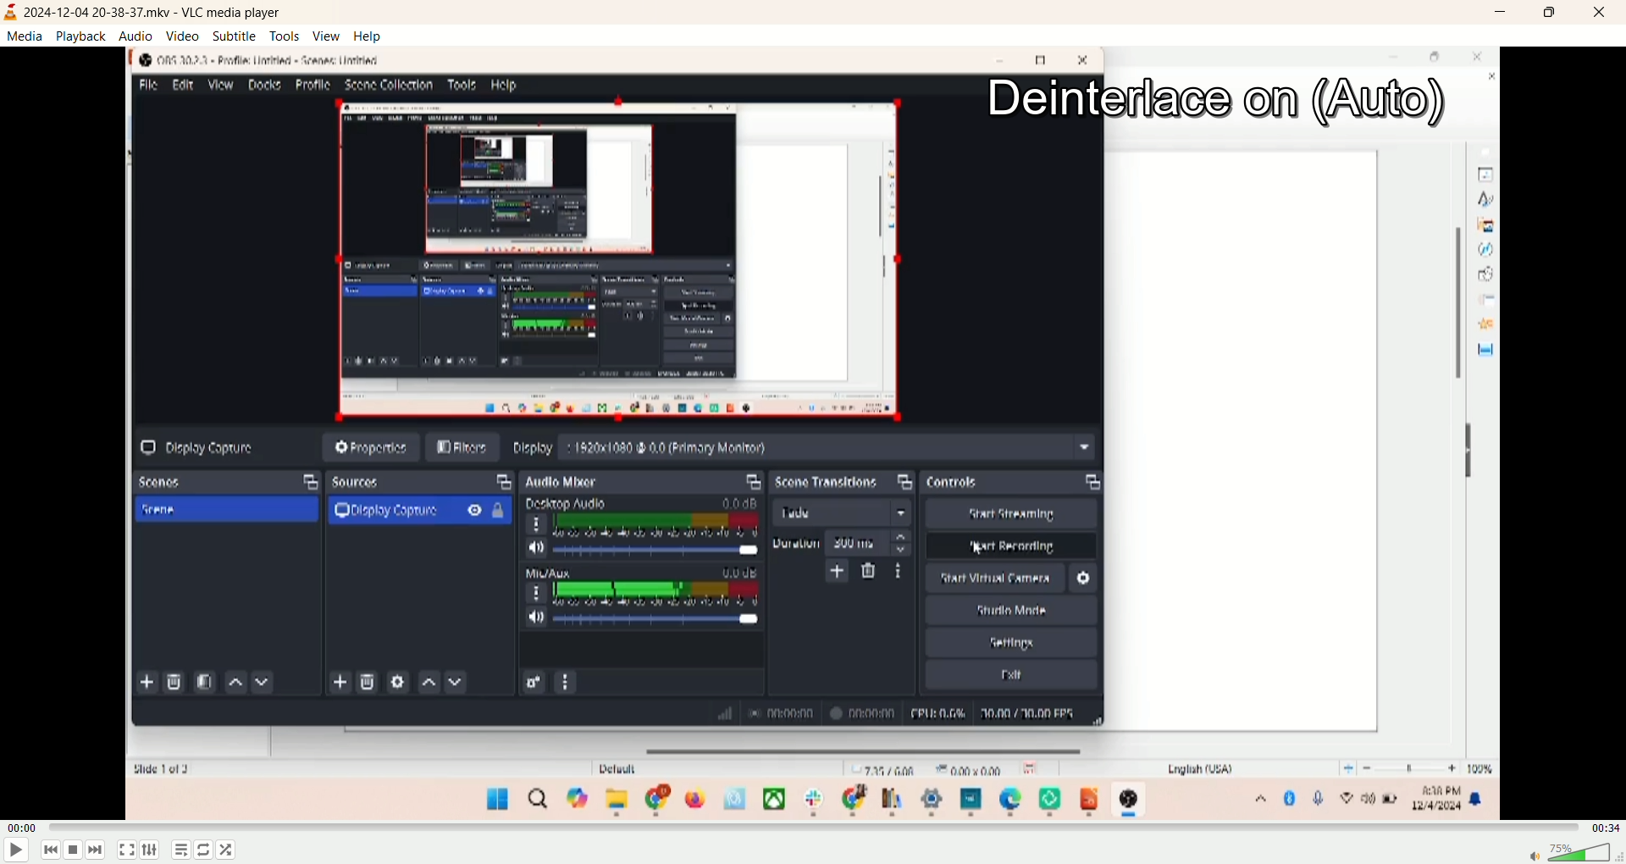  What do you see at coordinates (23, 827) in the screenshot?
I see `played time` at bounding box center [23, 827].